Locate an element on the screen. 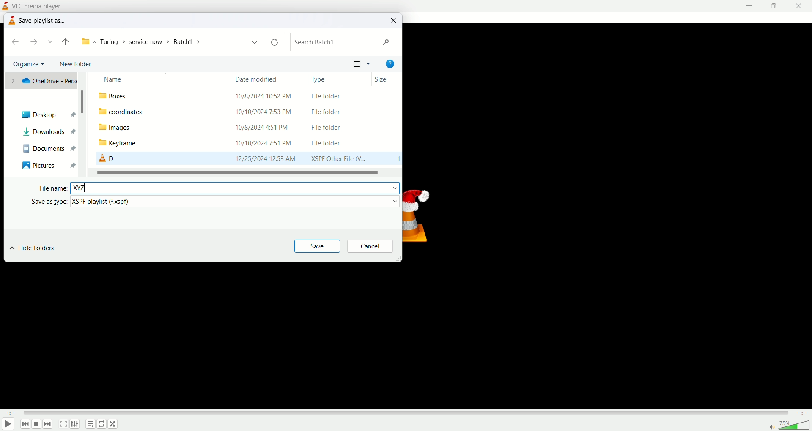 The height and width of the screenshot is (431, 812). organize is located at coordinates (30, 64).